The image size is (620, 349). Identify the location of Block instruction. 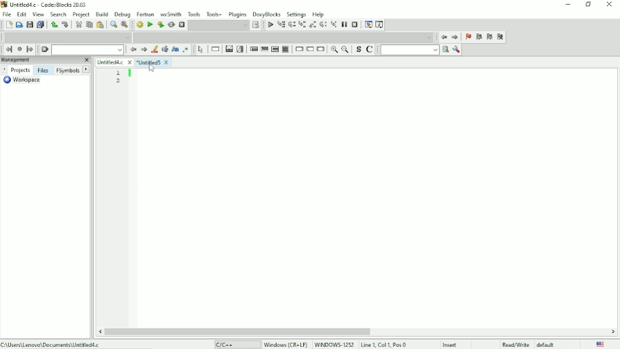
(285, 49).